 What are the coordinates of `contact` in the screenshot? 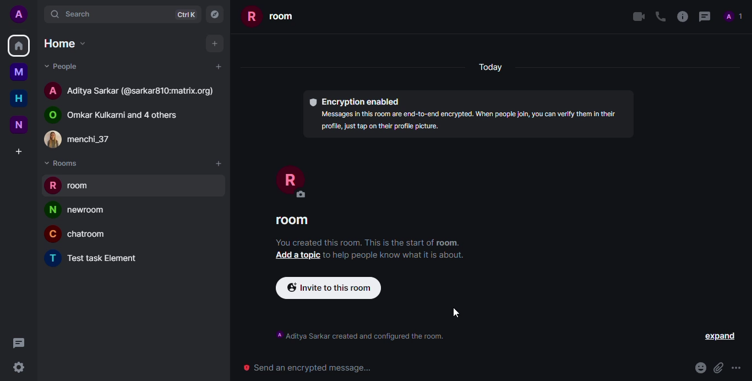 It's located at (86, 140).